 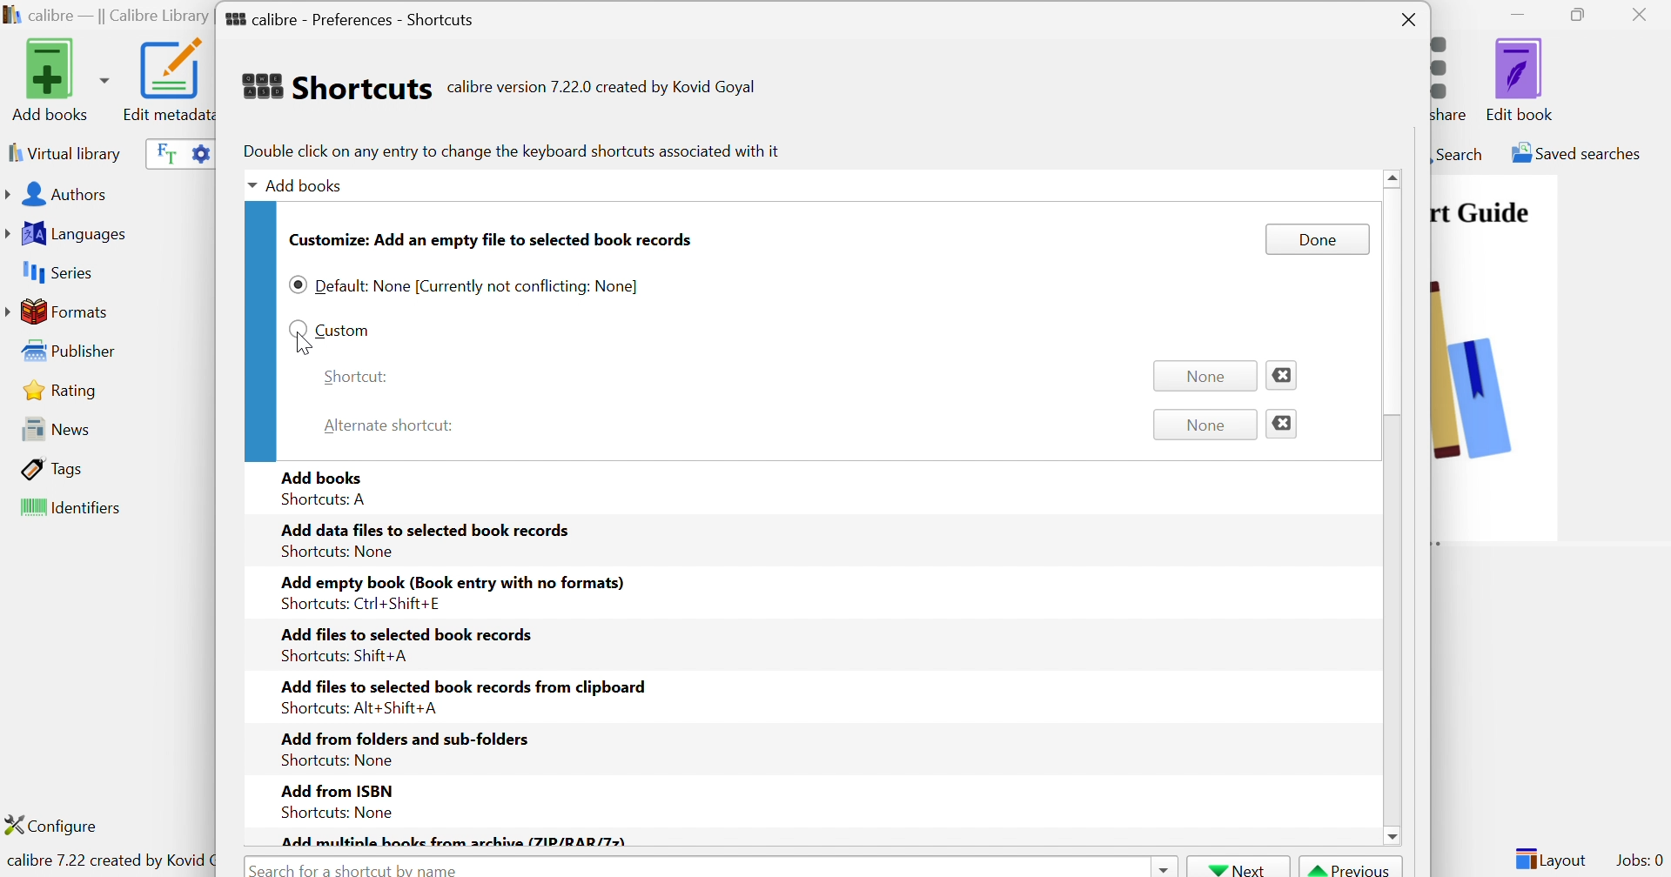 I want to click on Double click on any entry to change the keyboard shortcuts associated with it, so click(x=510, y=151).